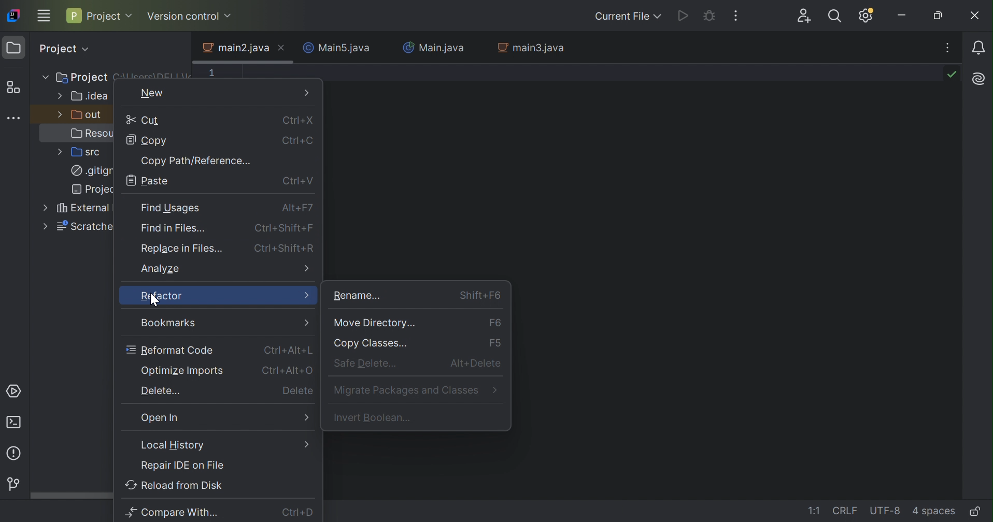  I want to click on Cut, so click(144, 121).